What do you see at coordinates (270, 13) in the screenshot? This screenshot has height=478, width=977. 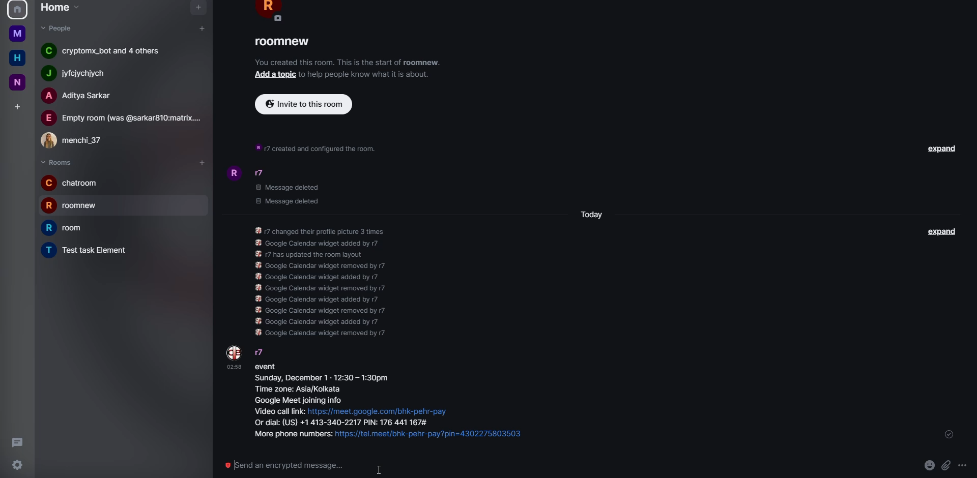 I see `profile` at bounding box center [270, 13].